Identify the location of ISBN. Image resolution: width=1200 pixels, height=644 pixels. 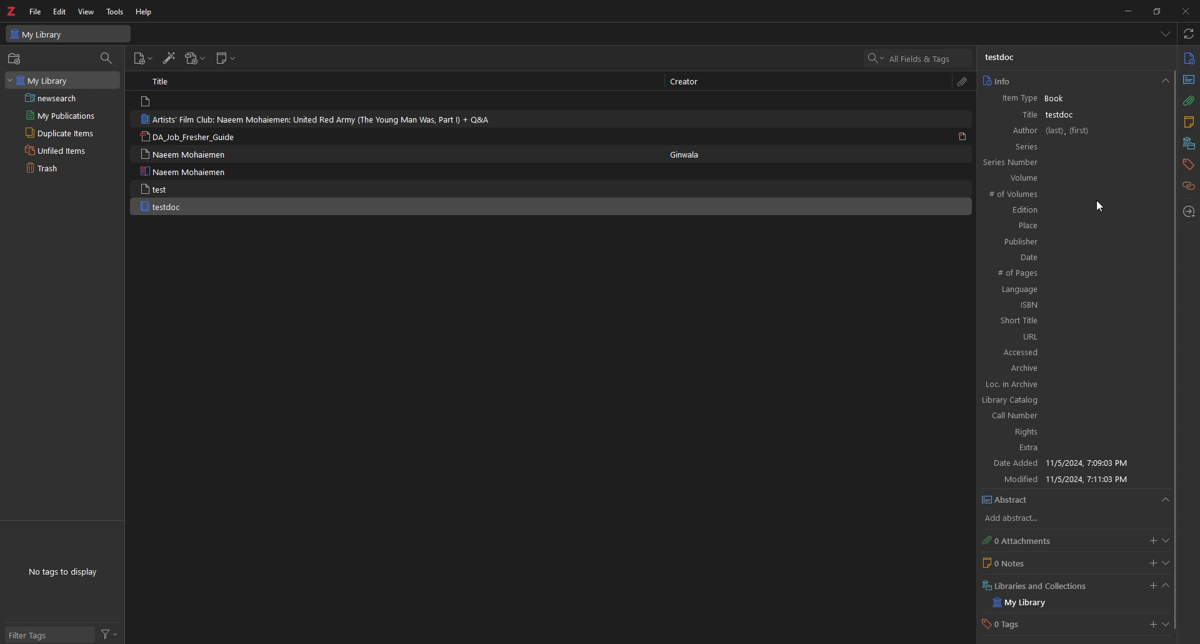
(1072, 305).